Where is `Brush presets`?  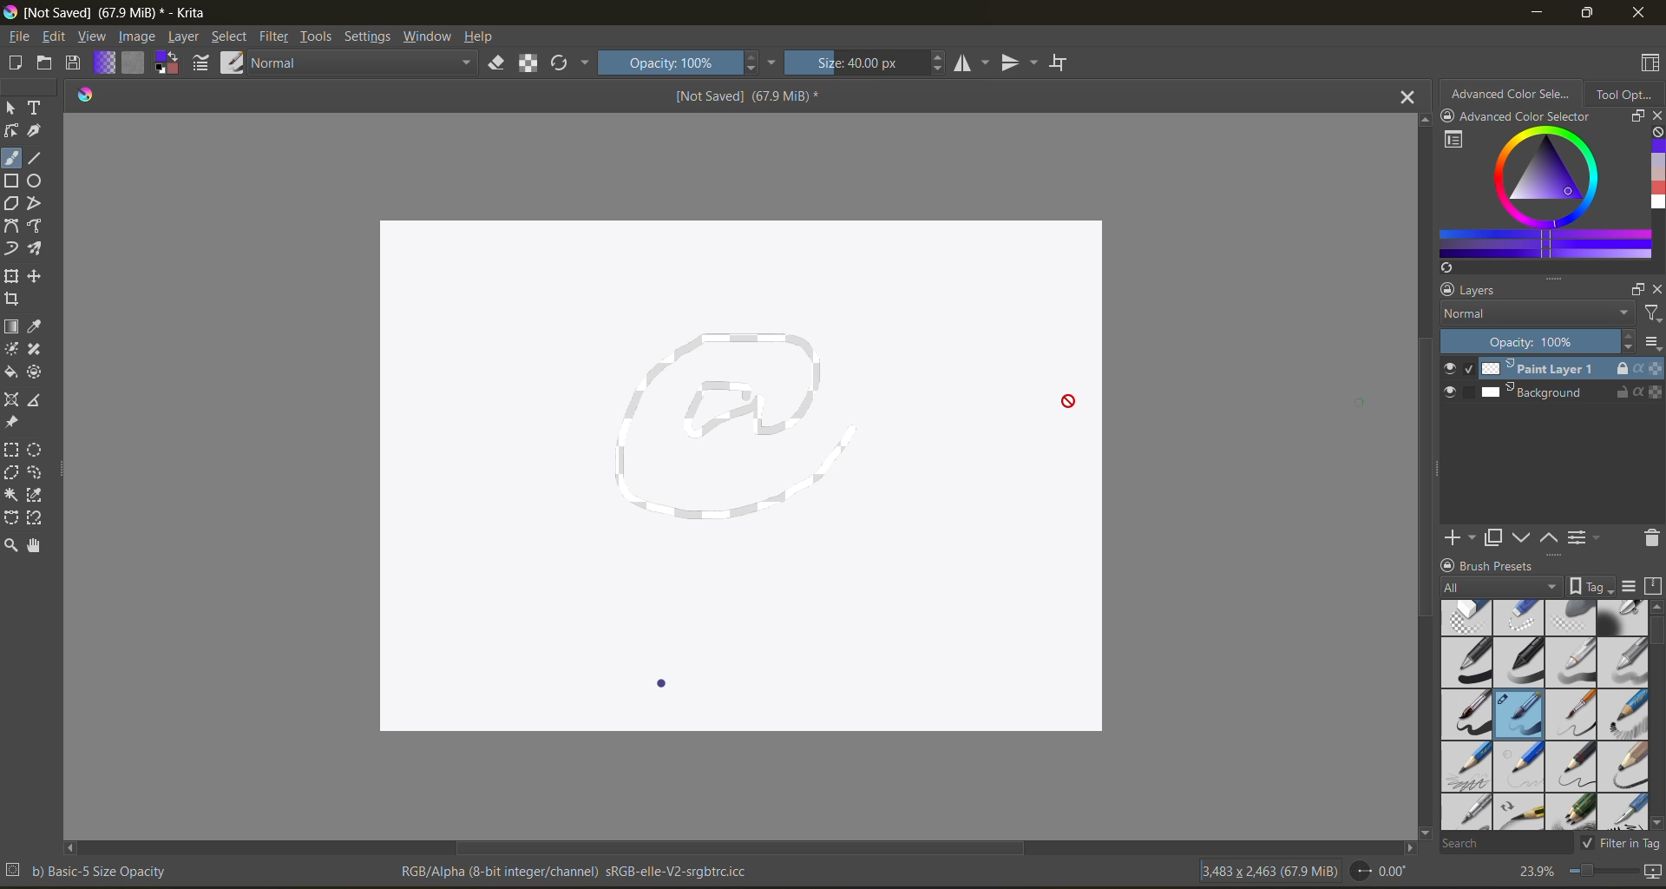 Brush presets is located at coordinates (1498, 565).